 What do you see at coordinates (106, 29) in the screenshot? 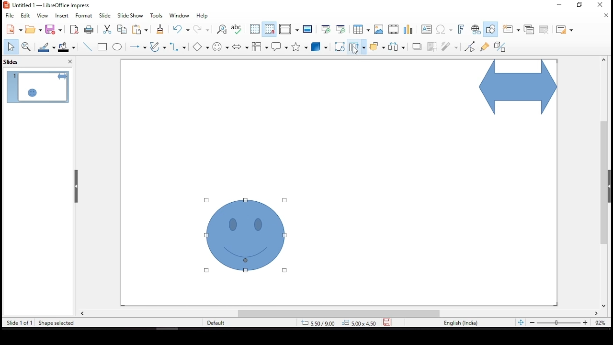
I see `cut` at bounding box center [106, 29].